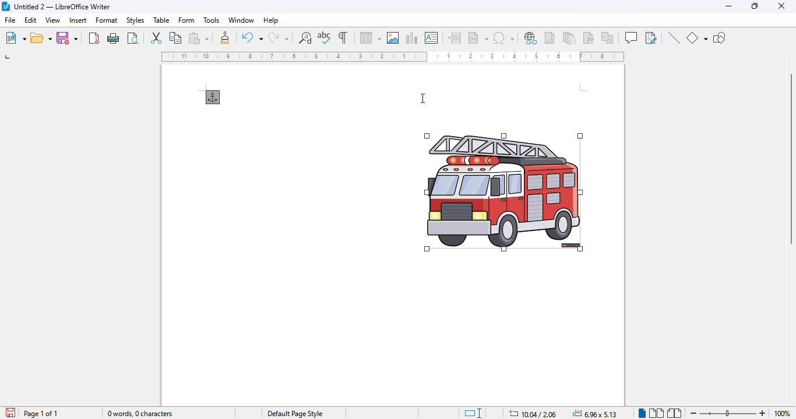 Image resolution: width=796 pixels, height=419 pixels. Describe the element at coordinates (225, 37) in the screenshot. I see `clone formatting` at that location.